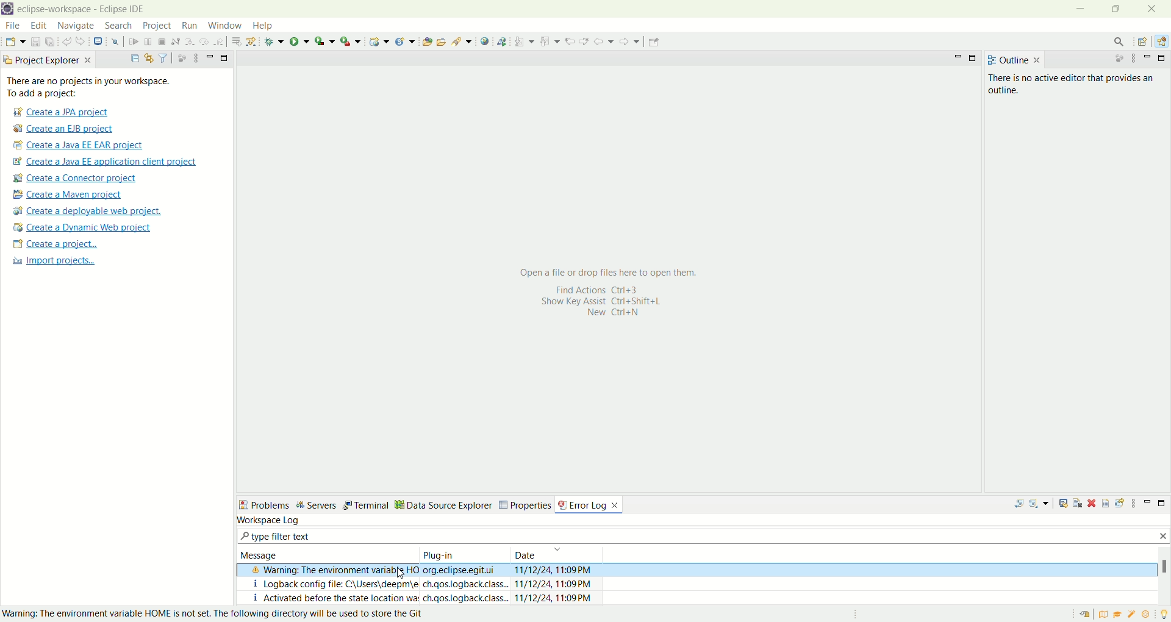 The height and width of the screenshot is (622, 1171). What do you see at coordinates (80, 146) in the screenshot?
I see `create a Java EE EAR project` at bounding box center [80, 146].